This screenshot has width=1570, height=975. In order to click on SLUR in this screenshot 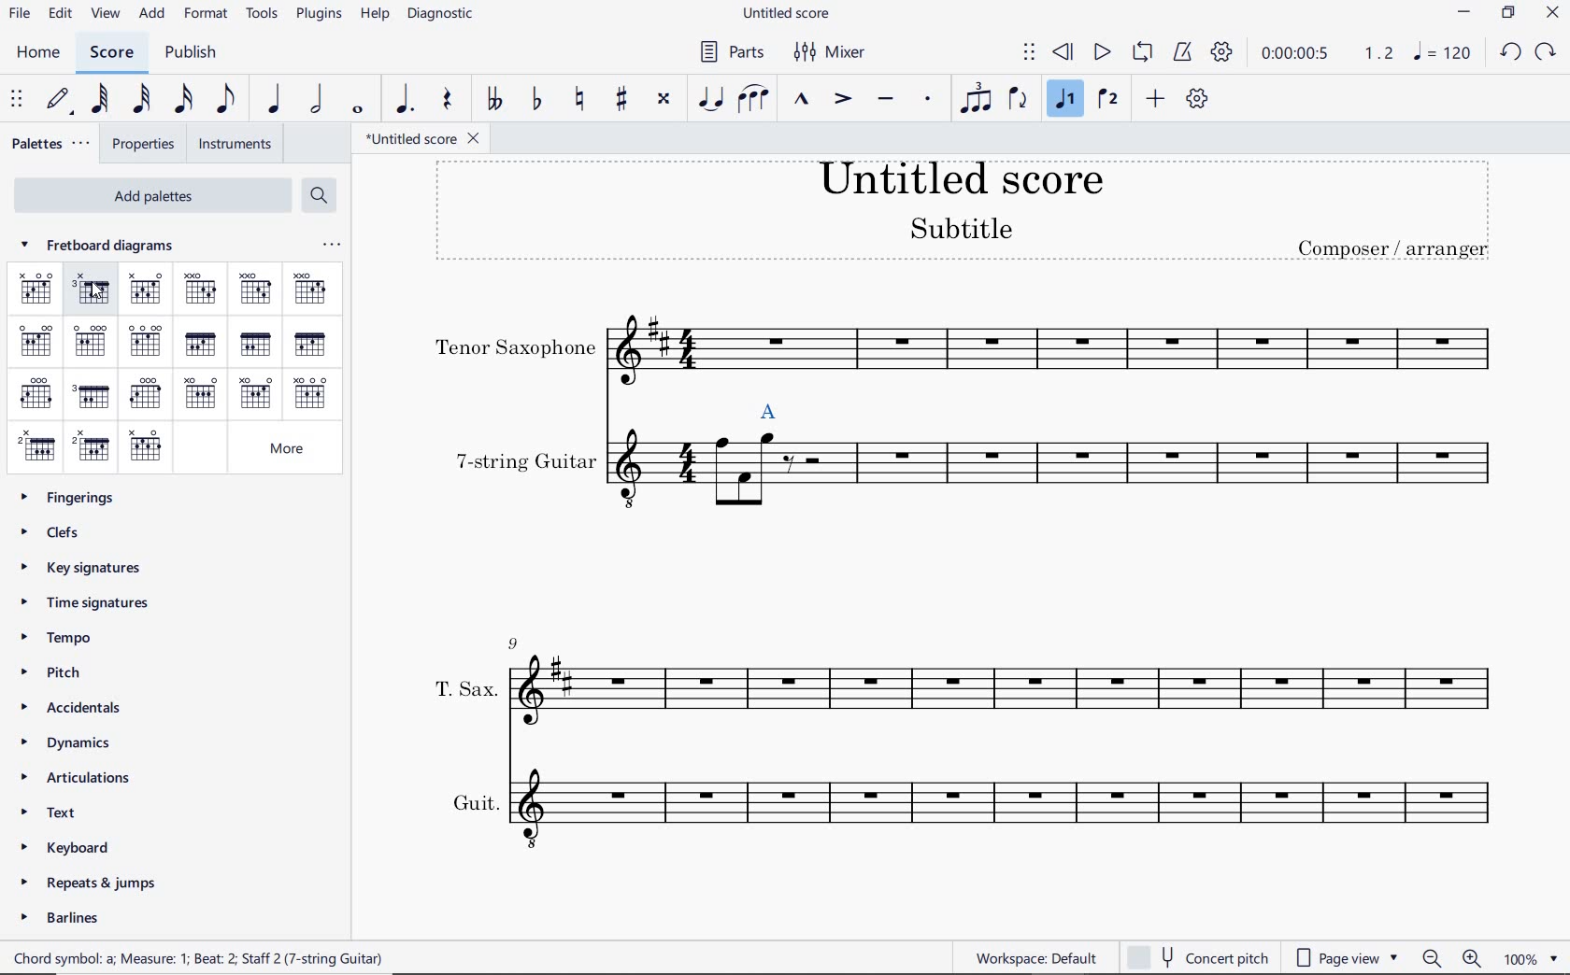, I will do `click(754, 97)`.